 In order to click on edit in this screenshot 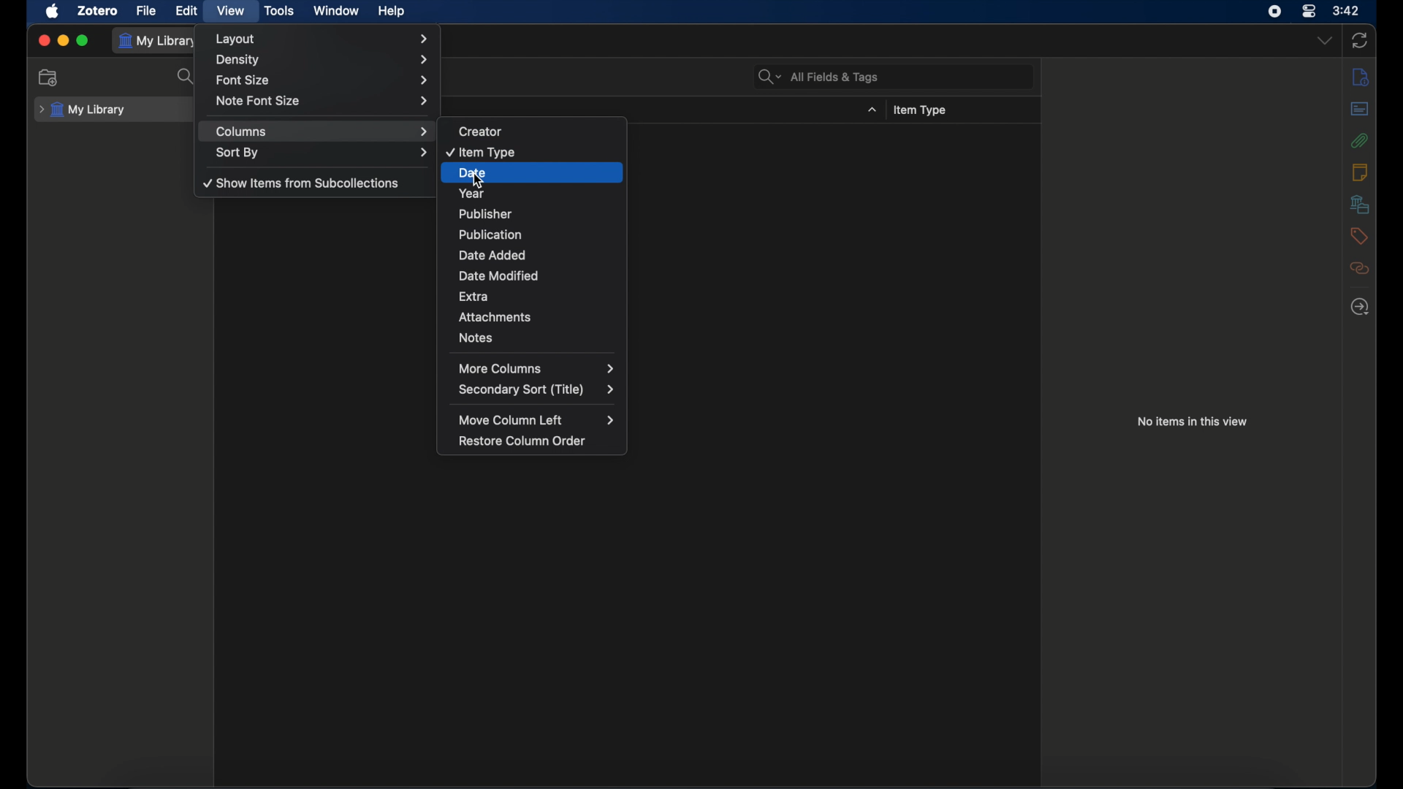, I will do `click(187, 10)`.